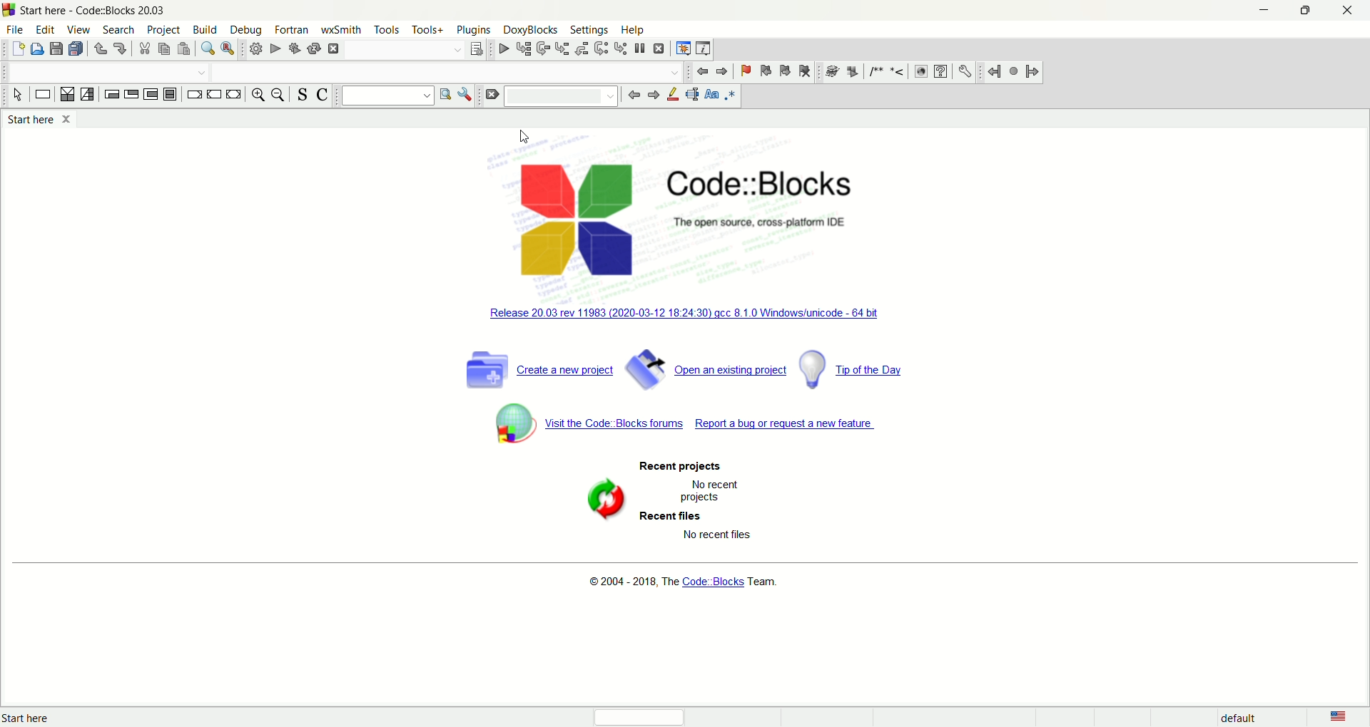  Describe the element at coordinates (699, 71) in the screenshot. I see `jump bacj` at that location.